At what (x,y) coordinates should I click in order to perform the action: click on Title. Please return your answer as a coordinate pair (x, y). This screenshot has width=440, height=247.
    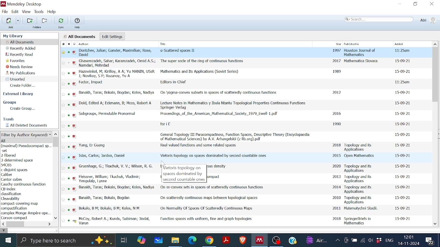
    Looking at the image, I should click on (219, 93).